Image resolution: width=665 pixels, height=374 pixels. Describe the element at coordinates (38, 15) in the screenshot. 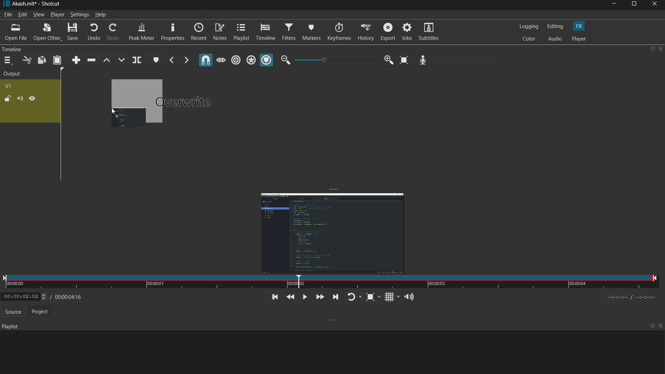

I see `view menu` at that location.